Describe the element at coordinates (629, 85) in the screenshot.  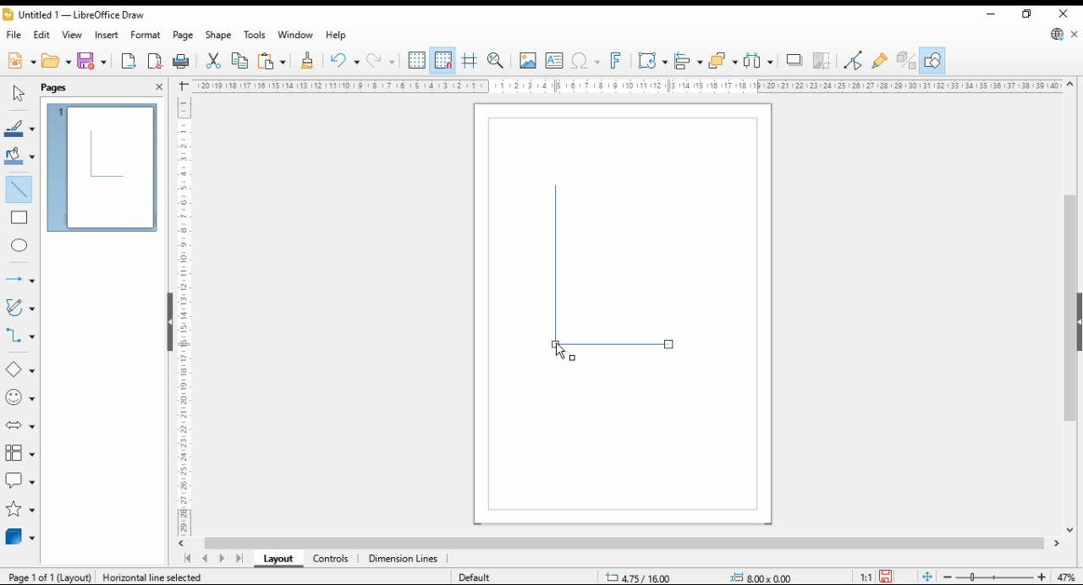
I see `horizontall scale` at that location.